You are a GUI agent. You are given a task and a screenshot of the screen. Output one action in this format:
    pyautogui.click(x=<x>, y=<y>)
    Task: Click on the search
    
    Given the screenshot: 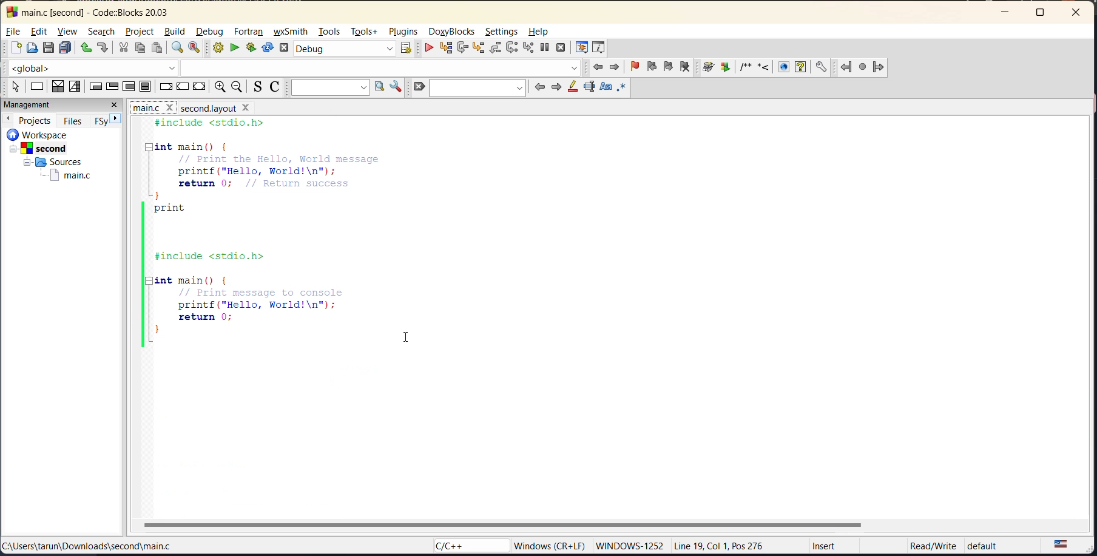 What is the action you would take?
    pyautogui.click(x=101, y=32)
    